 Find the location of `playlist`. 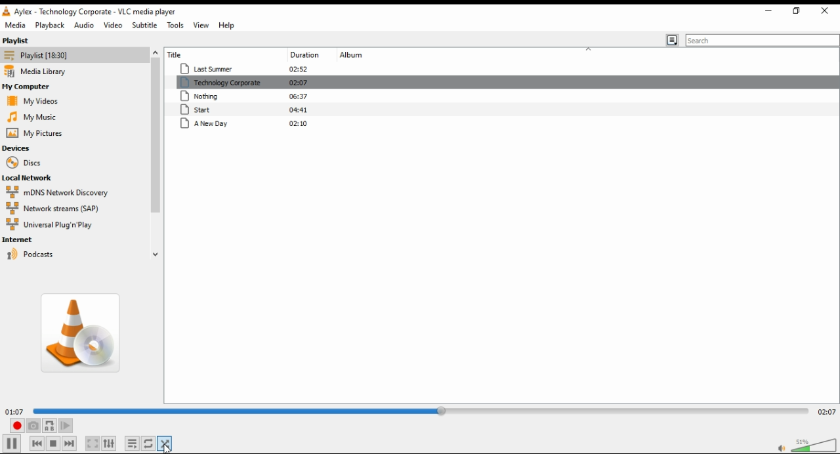

playlist is located at coordinates (27, 40).